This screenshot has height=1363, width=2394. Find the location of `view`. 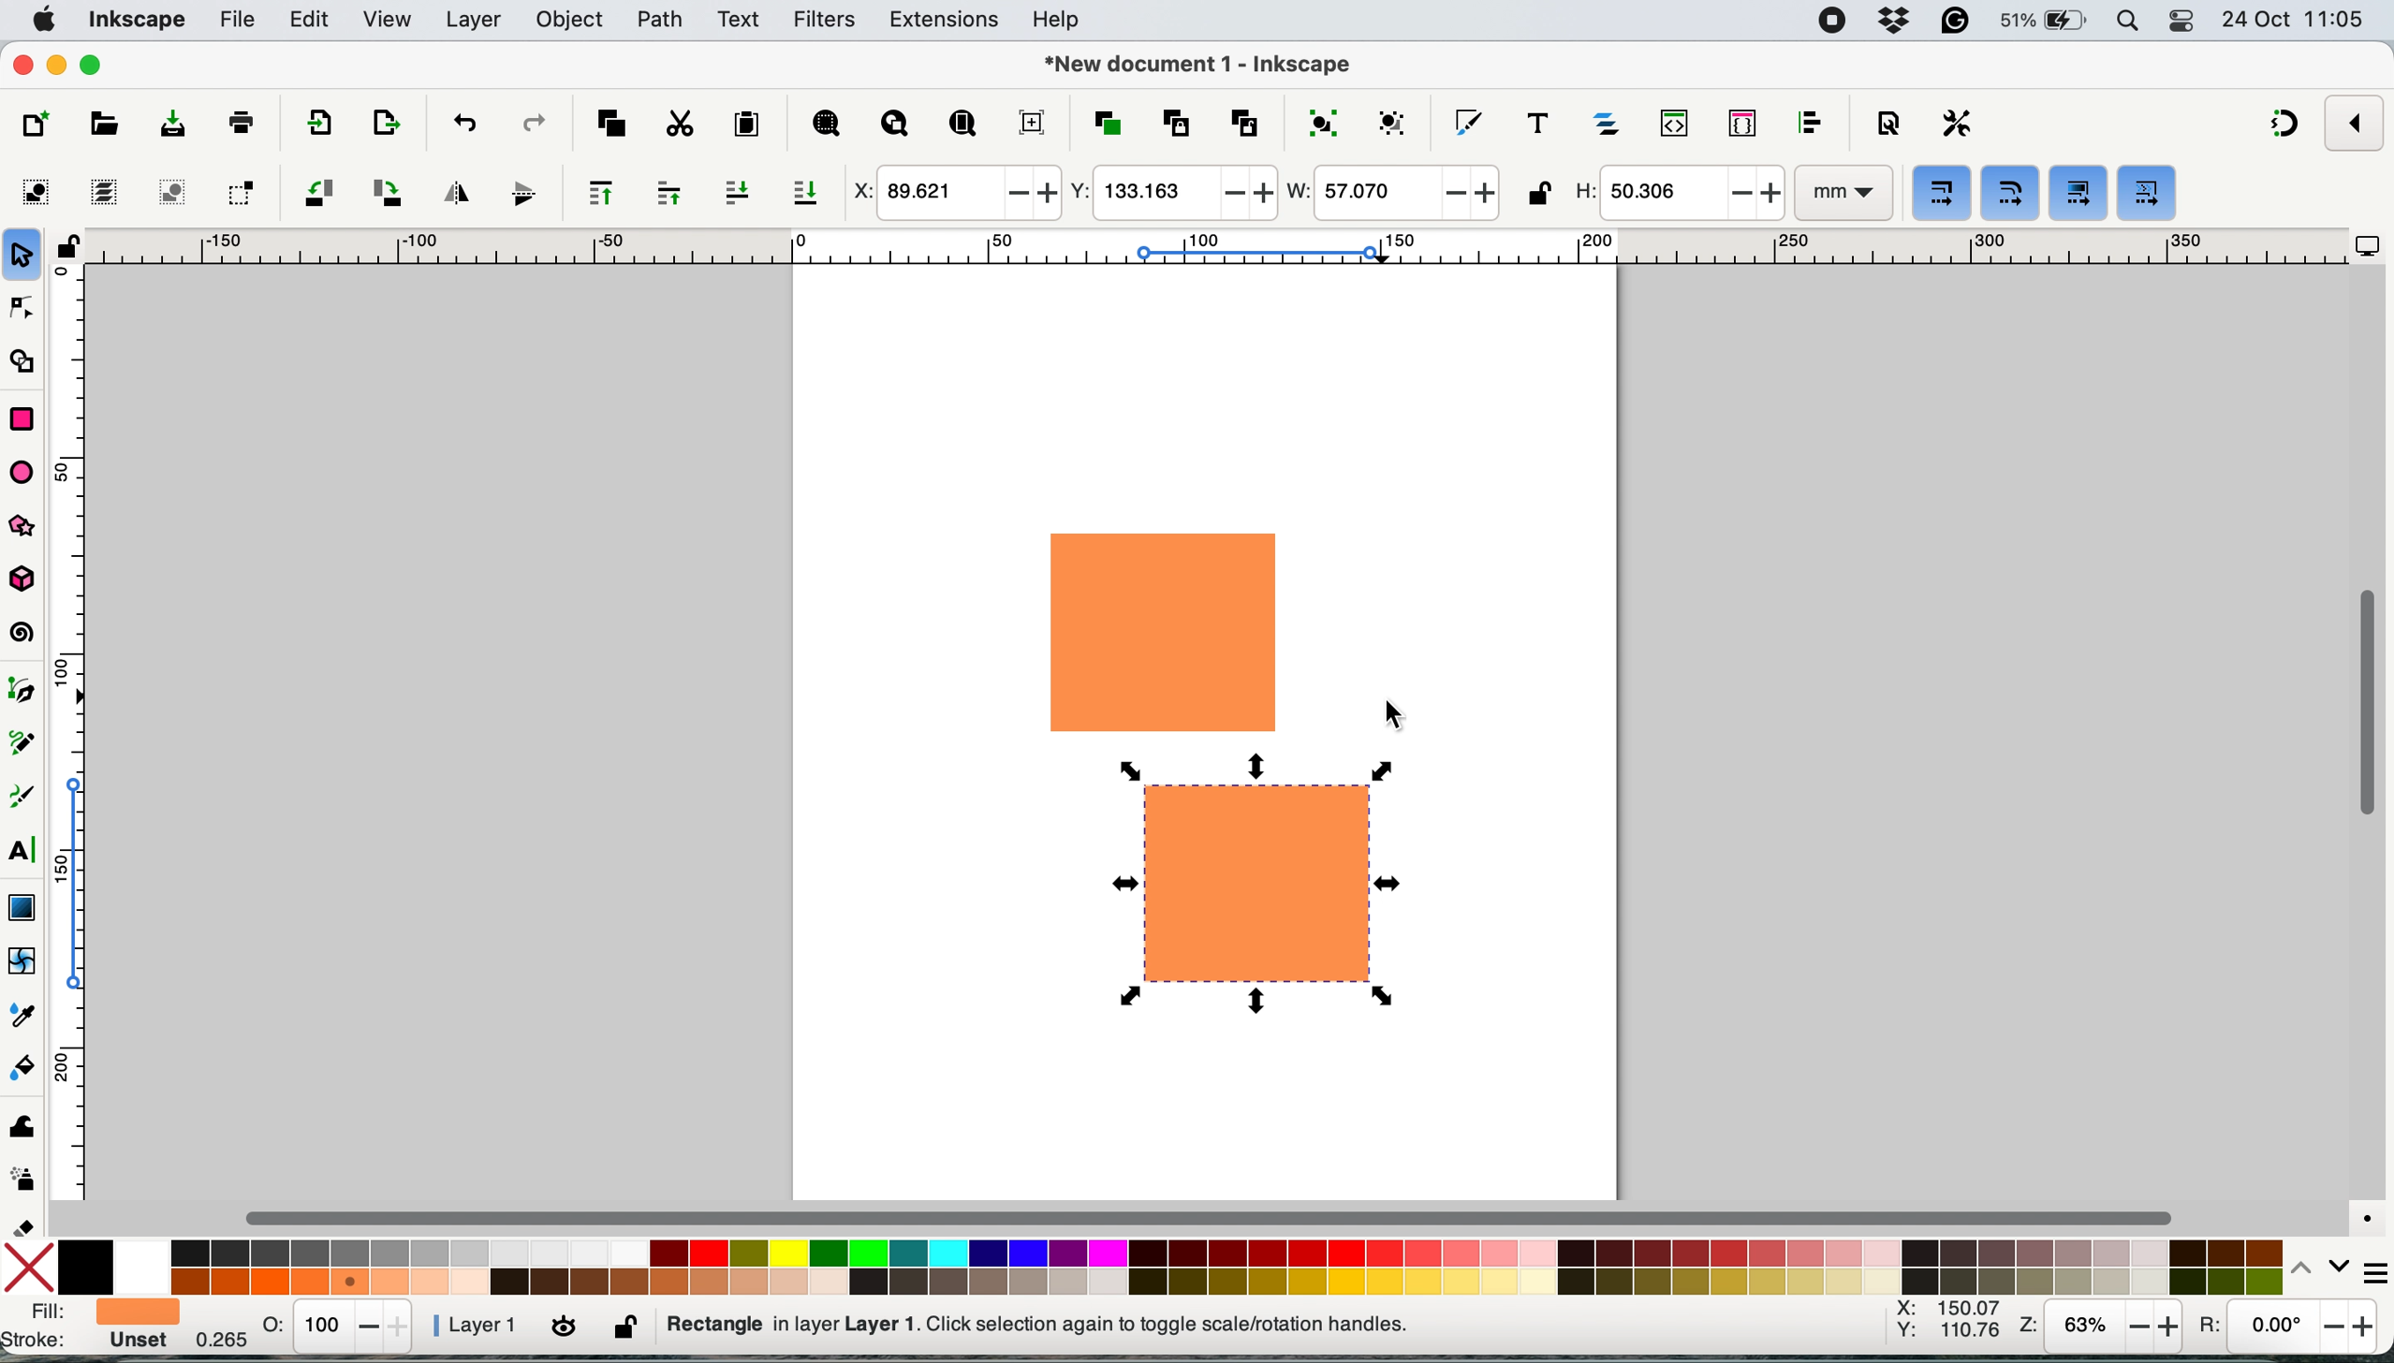

view is located at coordinates (389, 21).